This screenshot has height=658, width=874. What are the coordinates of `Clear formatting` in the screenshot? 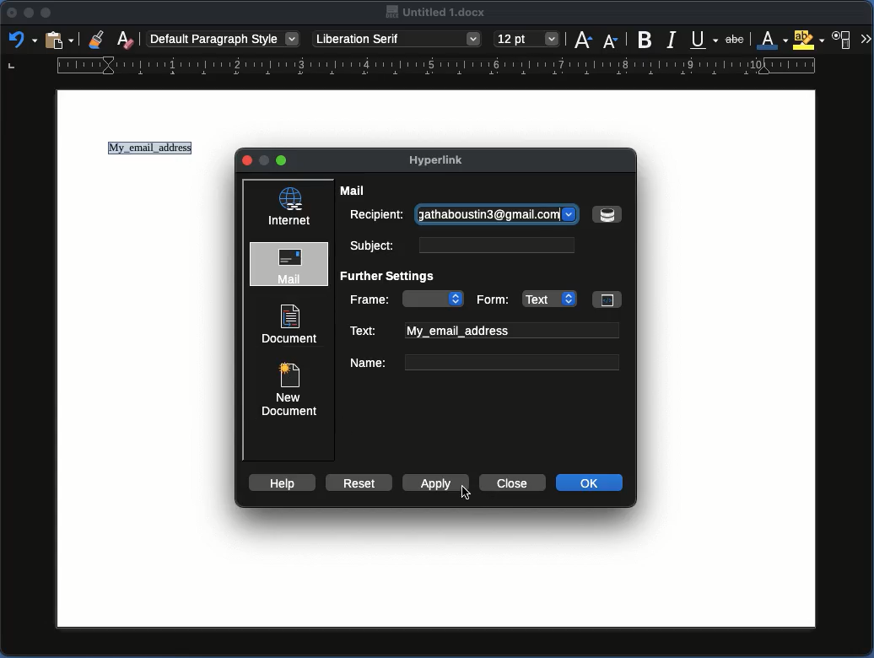 It's located at (127, 38).